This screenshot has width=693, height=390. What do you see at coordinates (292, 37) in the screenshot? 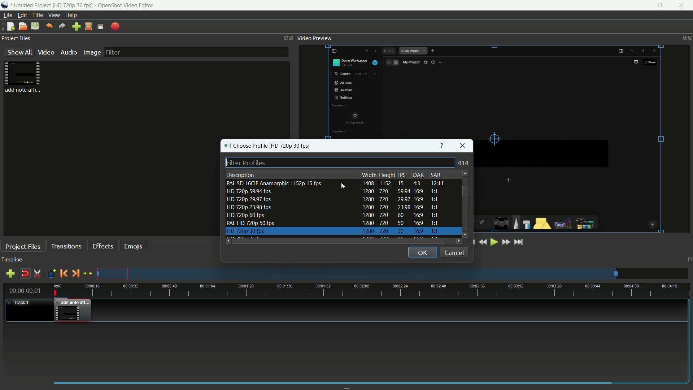
I see `close project files` at bounding box center [292, 37].